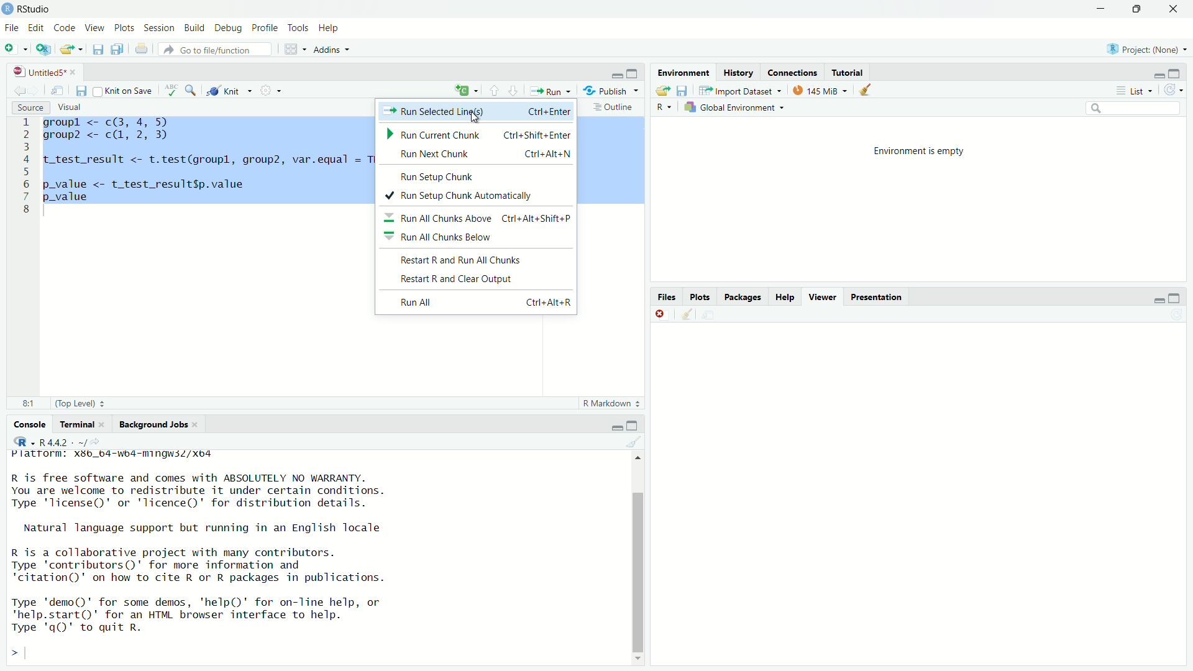 This screenshot has width=1193, height=671. What do you see at coordinates (683, 90) in the screenshot?
I see `save workspace as` at bounding box center [683, 90].